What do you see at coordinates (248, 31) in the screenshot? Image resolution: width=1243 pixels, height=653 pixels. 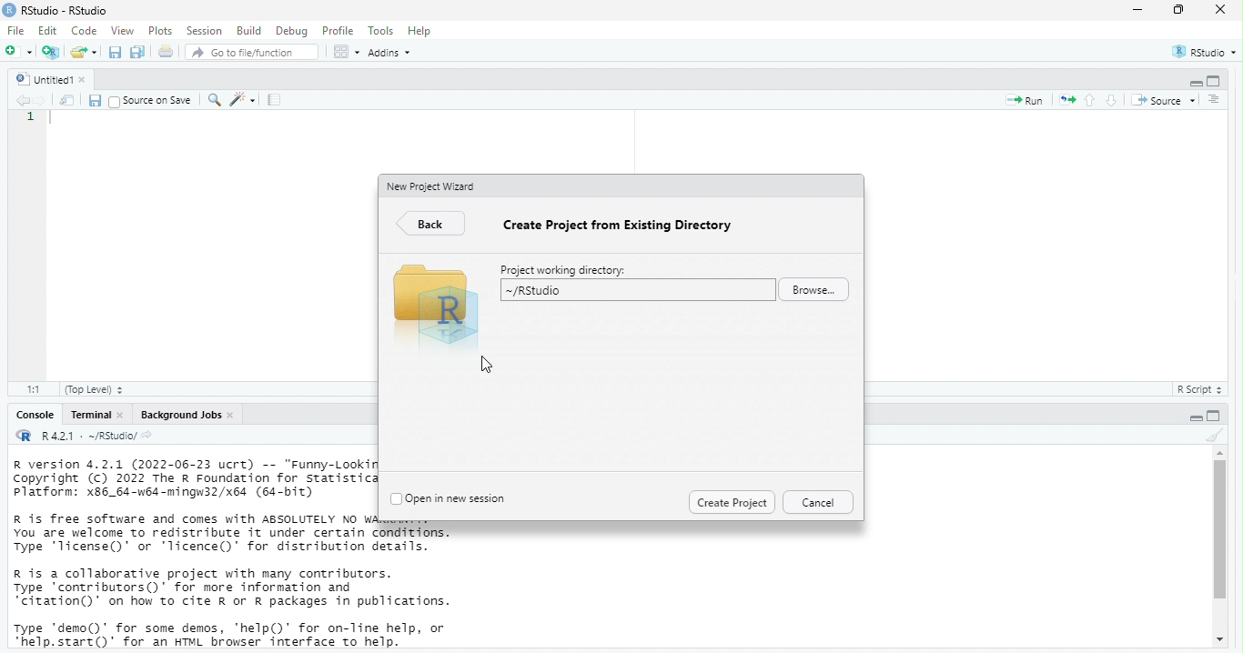 I see `build` at bounding box center [248, 31].